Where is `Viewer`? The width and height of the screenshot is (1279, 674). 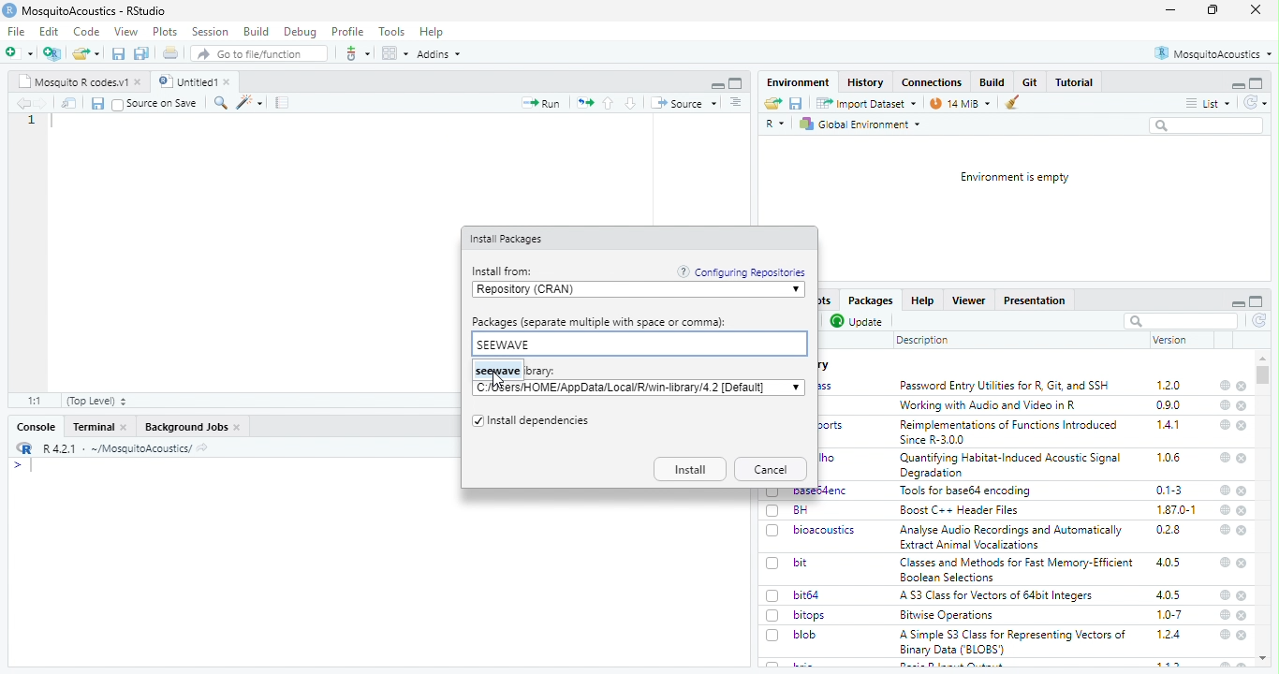
Viewer is located at coordinates (968, 300).